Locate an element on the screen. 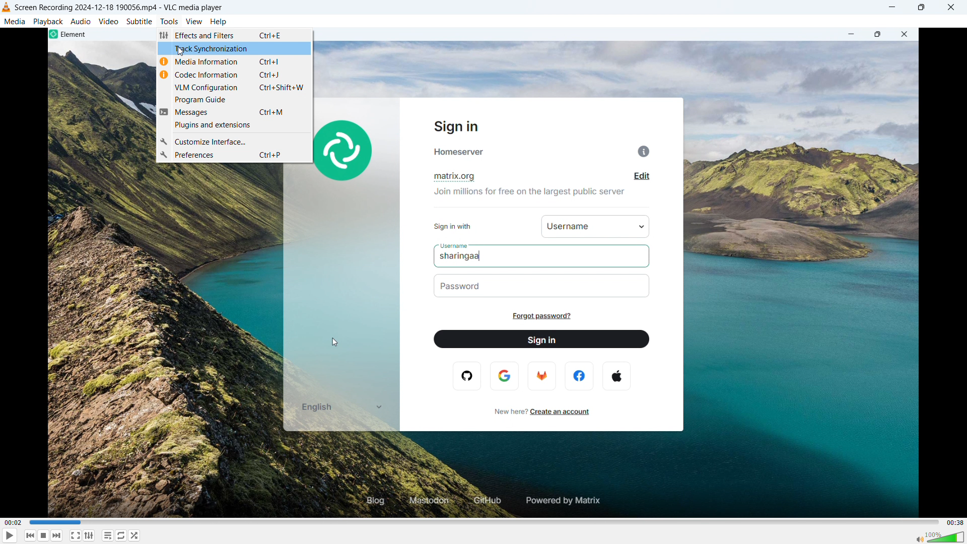 This screenshot has height=544, width=967. opera logo is located at coordinates (467, 375).